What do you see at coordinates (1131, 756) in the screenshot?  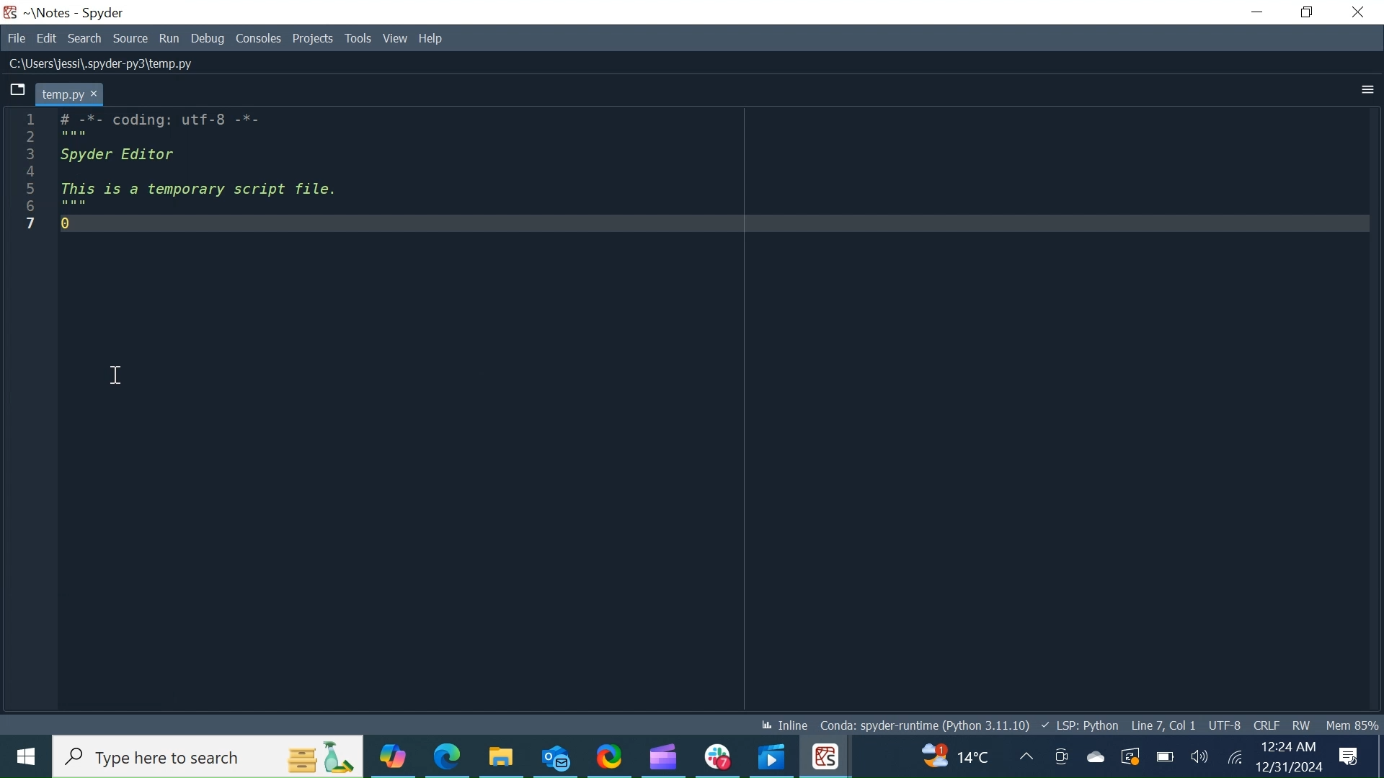 I see `Restart Updates` at bounding box center [1131, 756].